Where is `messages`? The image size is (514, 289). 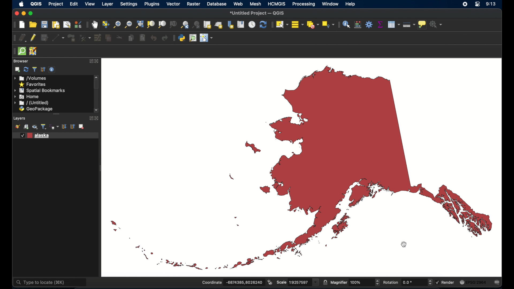
messages is located at coordinates (498, 283).